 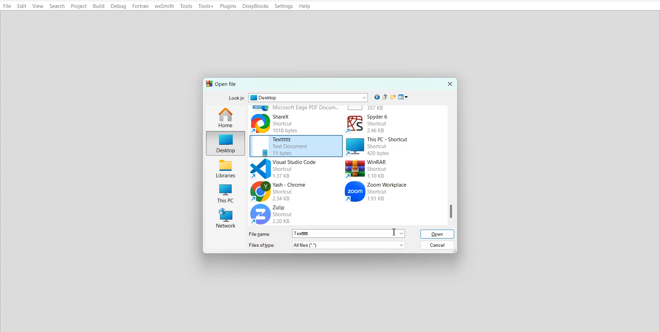 I want to click on Settings, so click(x=284, y=6).